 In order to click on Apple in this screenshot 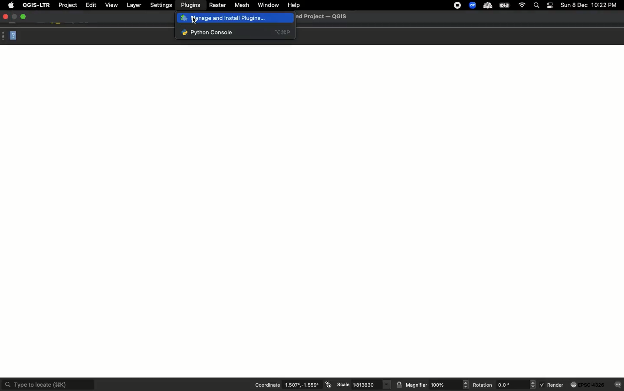, I will do `click(10, 5)`.